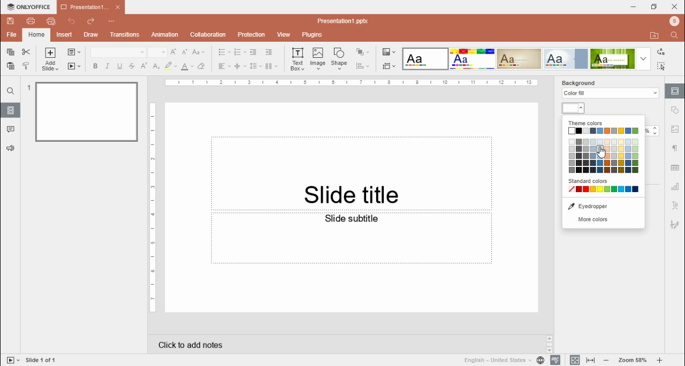 The height and width of the screenshot is (366, 685). Describe the element at coordinates (74, 52) in the screenshot. I see `change slide layout` at that location.